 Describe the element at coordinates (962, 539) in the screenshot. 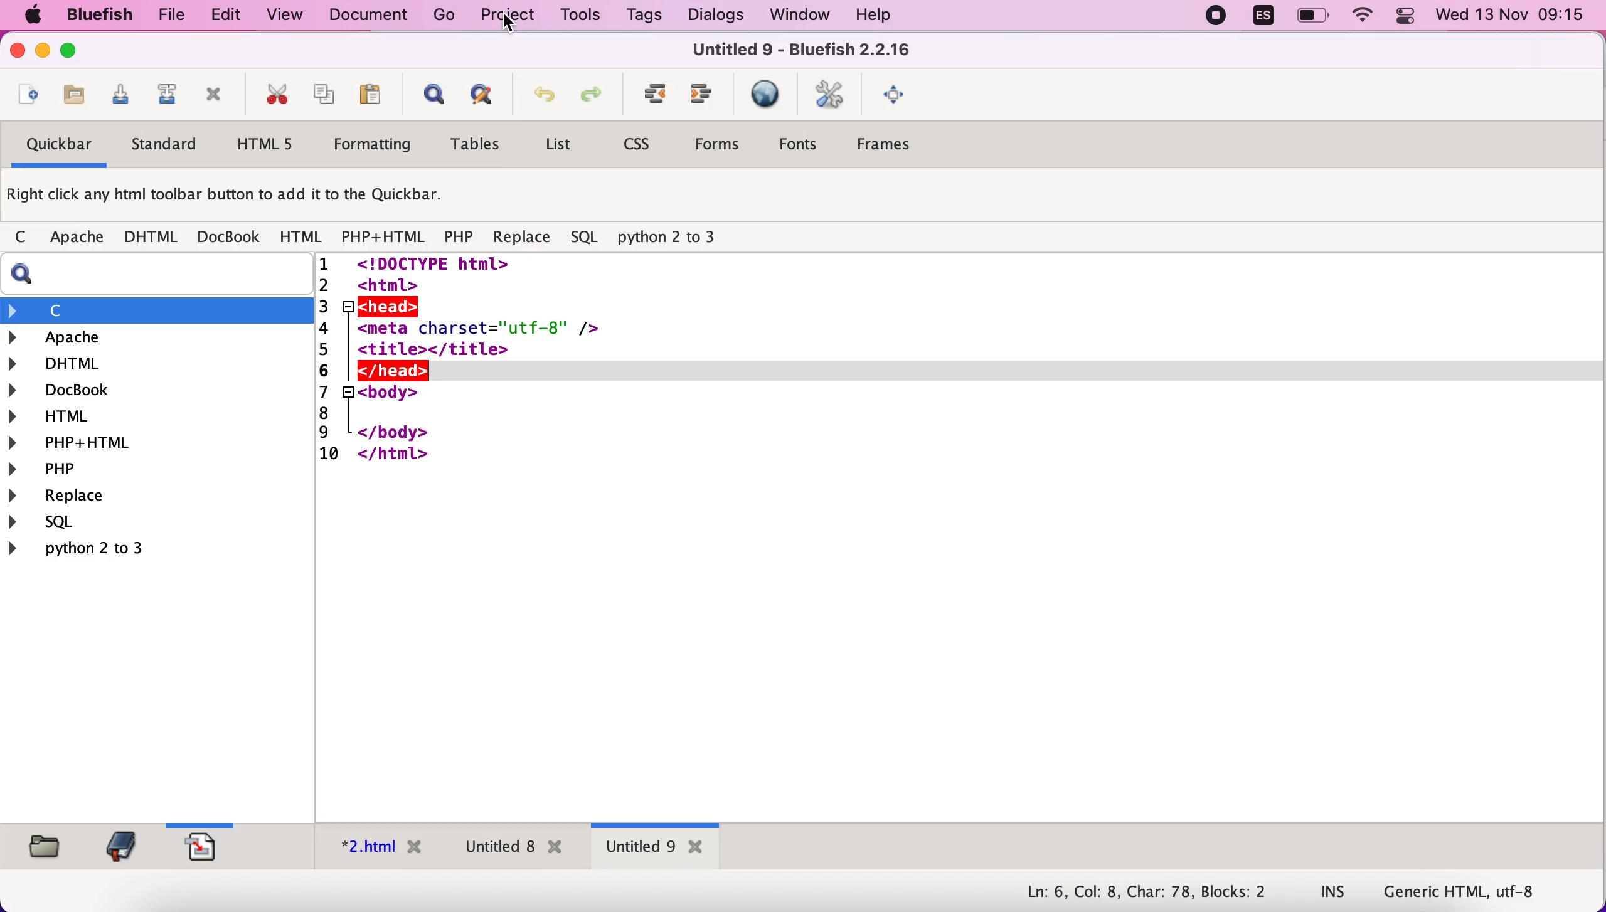

I see `HTML CODE Template` at that location.